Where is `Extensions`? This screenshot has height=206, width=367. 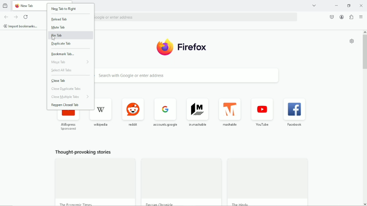 Extensions is located at coordinates (351, 17).